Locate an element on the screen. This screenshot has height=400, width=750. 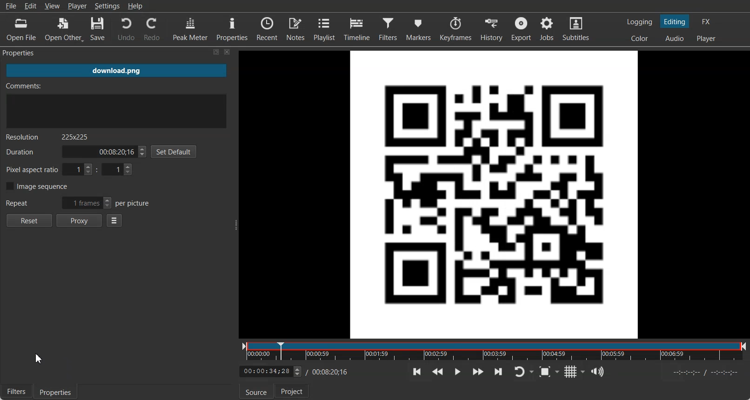
Video Timeline adjuster is located at coordinates (270, 372).